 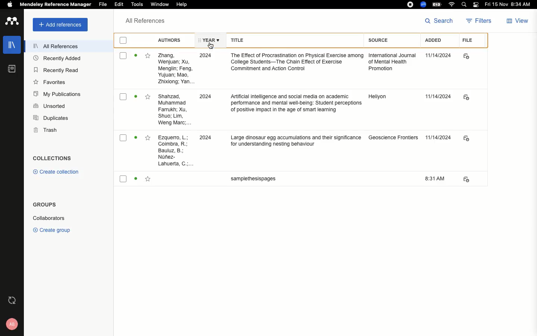 What do you see at coordinates (391, 63) in the screenshot?
I see `source` at bounding box center [391, 63].